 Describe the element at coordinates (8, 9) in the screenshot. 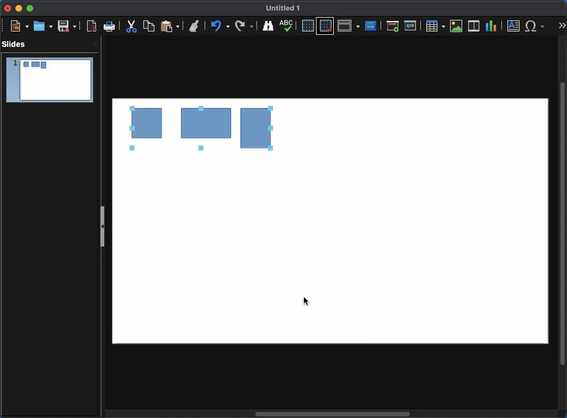

I see `Close` at that location.